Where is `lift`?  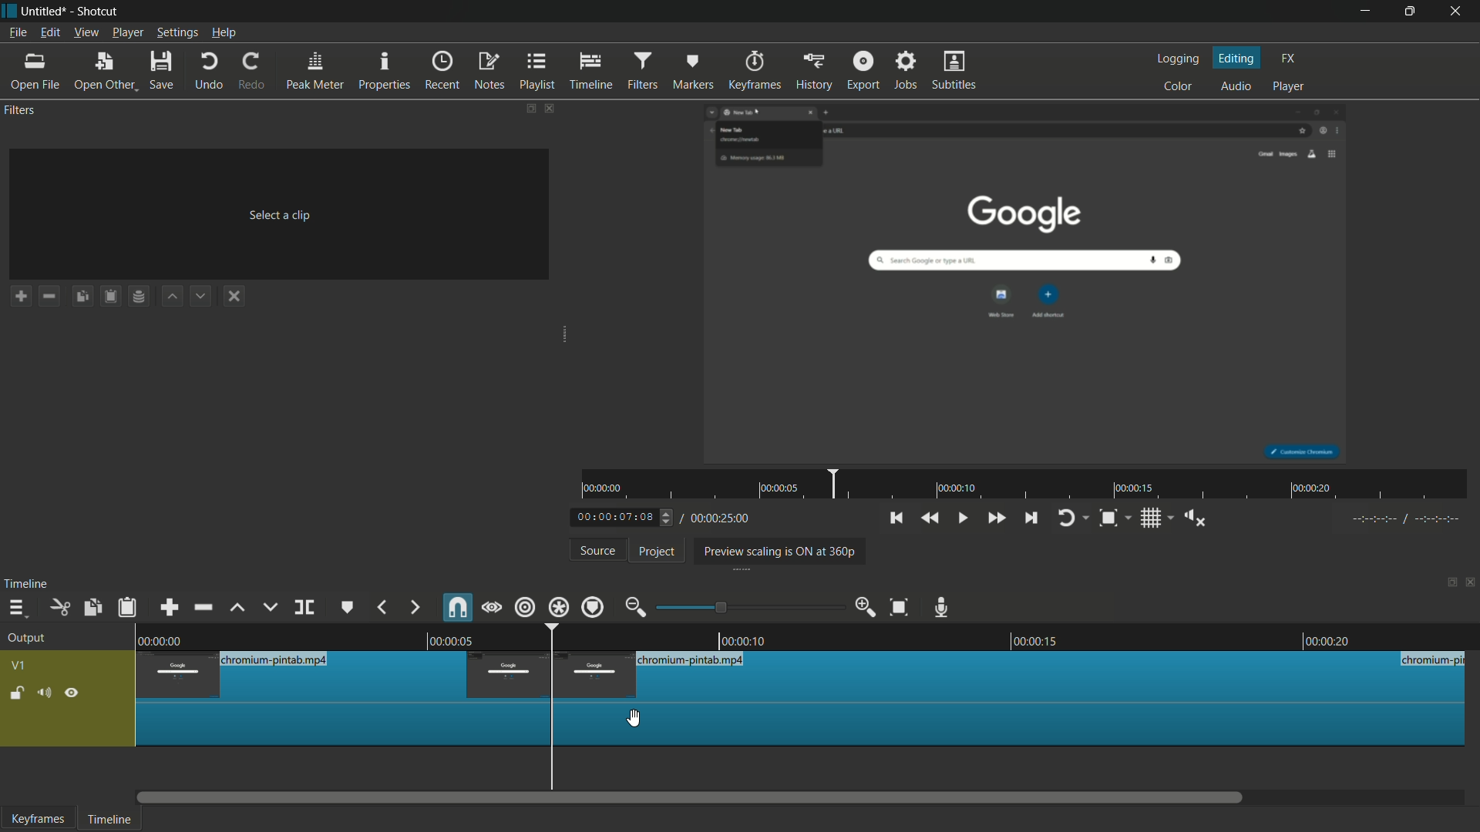 lift is located at coordinates (239, 609).